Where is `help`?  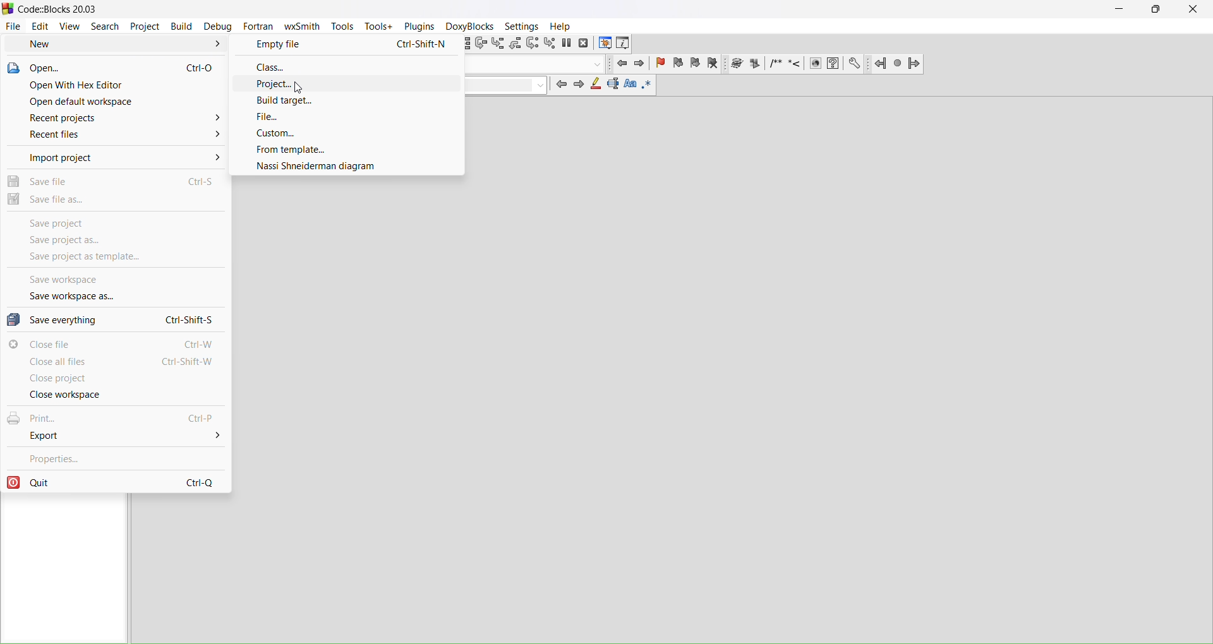
help is located at coordinates (564, 27).